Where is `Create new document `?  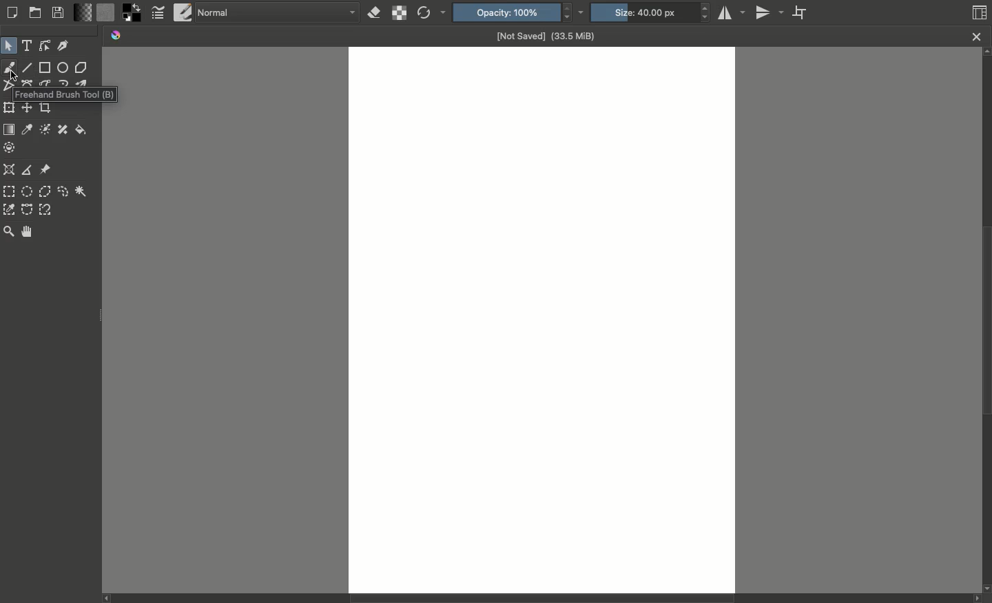 Create new document  is located at coordinates (13, 12).